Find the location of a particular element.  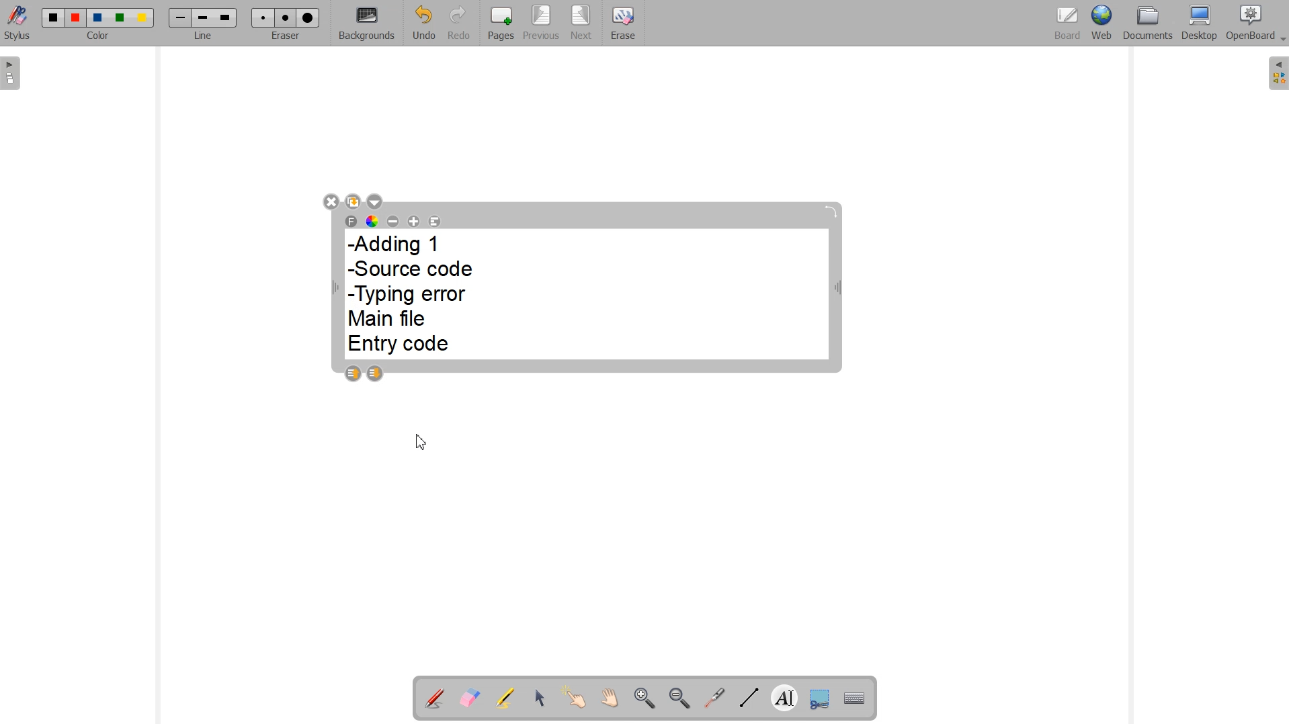

Medium line is located at coordinates (204, 18).